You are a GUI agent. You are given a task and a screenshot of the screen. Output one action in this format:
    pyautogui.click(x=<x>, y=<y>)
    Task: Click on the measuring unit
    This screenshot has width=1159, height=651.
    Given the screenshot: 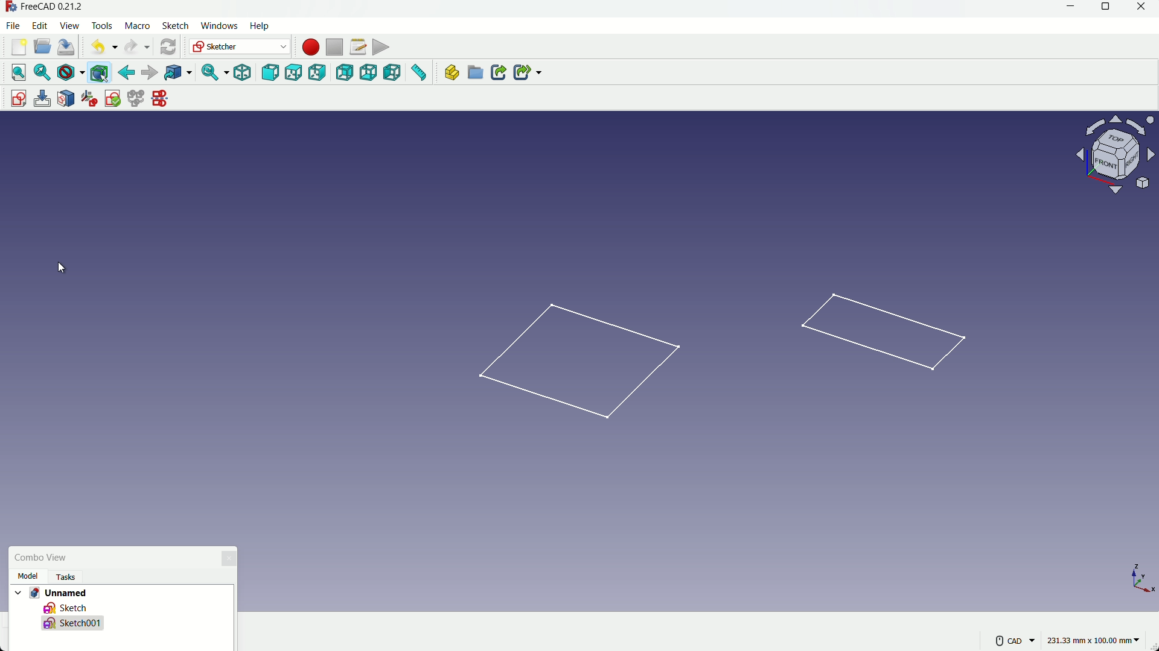 What is the action you would take?
    pyautogui.click(x=1095, y=641)
    